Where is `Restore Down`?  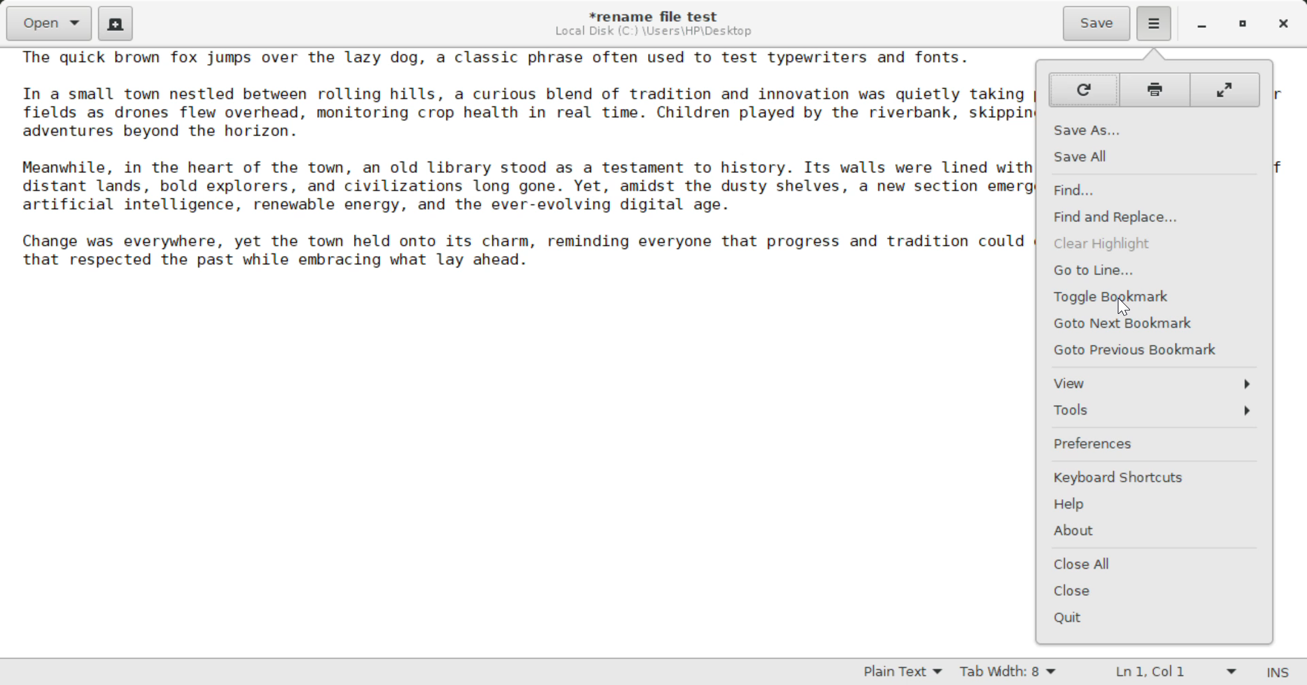
Restore Down is located at coordinates (1201, 25).